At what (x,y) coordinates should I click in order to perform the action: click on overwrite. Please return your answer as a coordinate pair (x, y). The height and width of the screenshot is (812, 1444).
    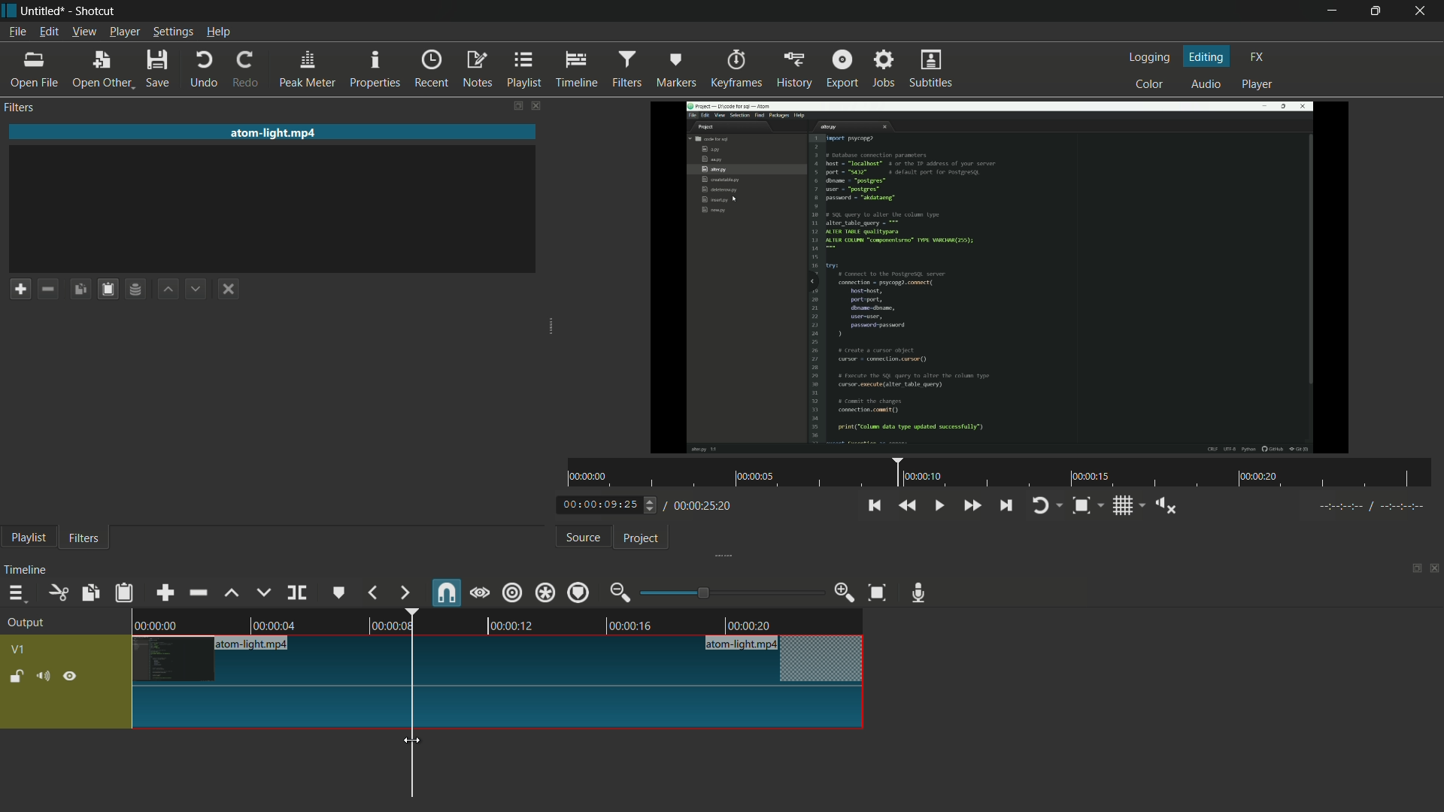
    Looking at the image, I should click on (263, 592).